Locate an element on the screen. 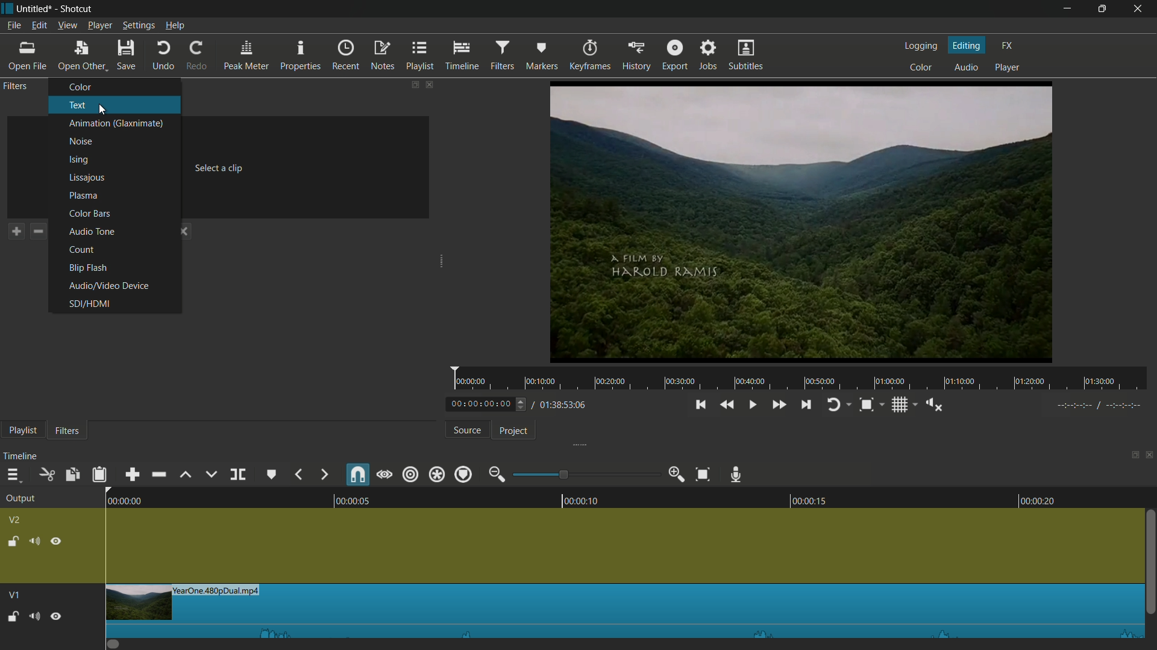  timeline is located at coordinates (462, 56).